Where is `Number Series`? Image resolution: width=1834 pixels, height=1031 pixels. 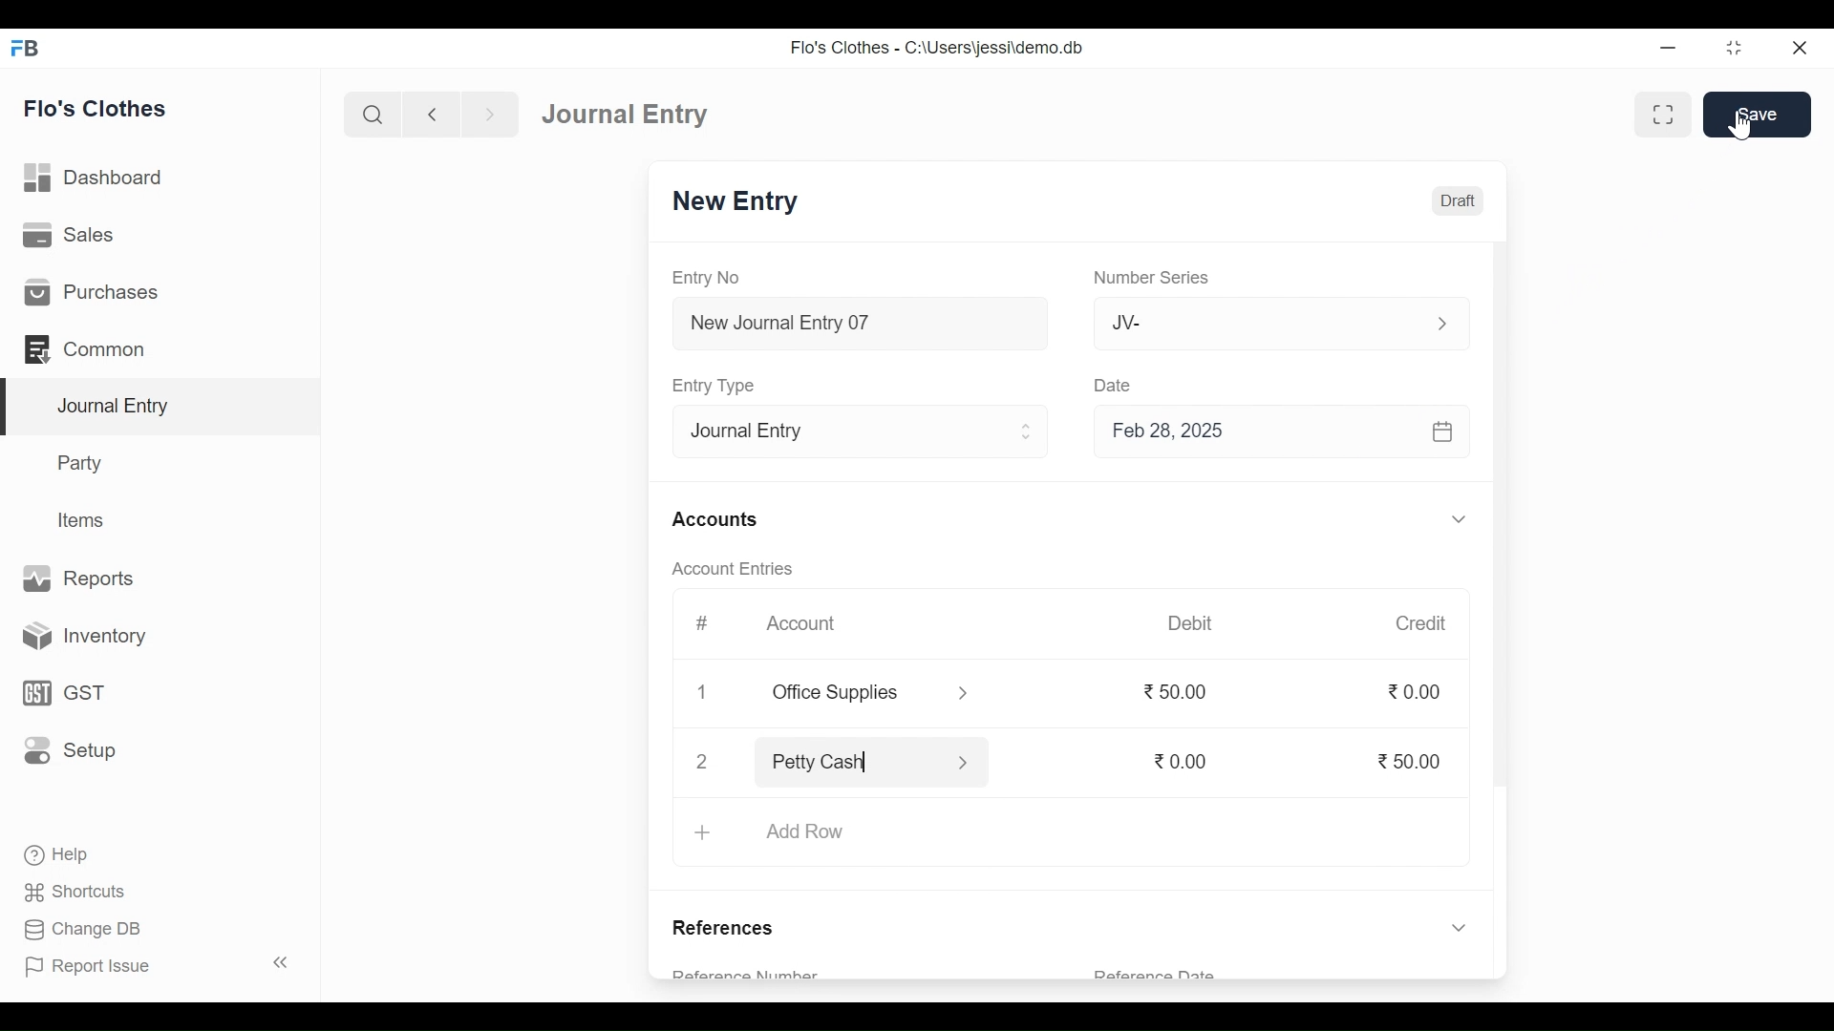
Number Series is located at coordinates (1153, 278).